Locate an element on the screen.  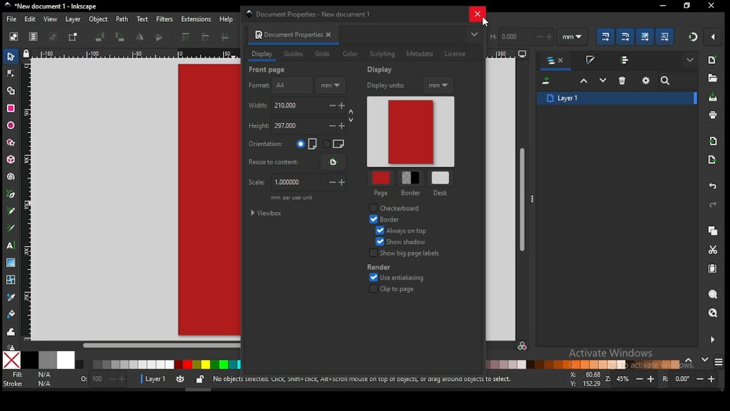
snap options is located at coordinates (714, 37).